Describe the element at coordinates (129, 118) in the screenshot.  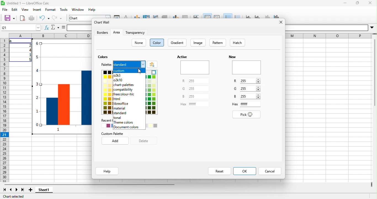
I see `tonal` at that location.